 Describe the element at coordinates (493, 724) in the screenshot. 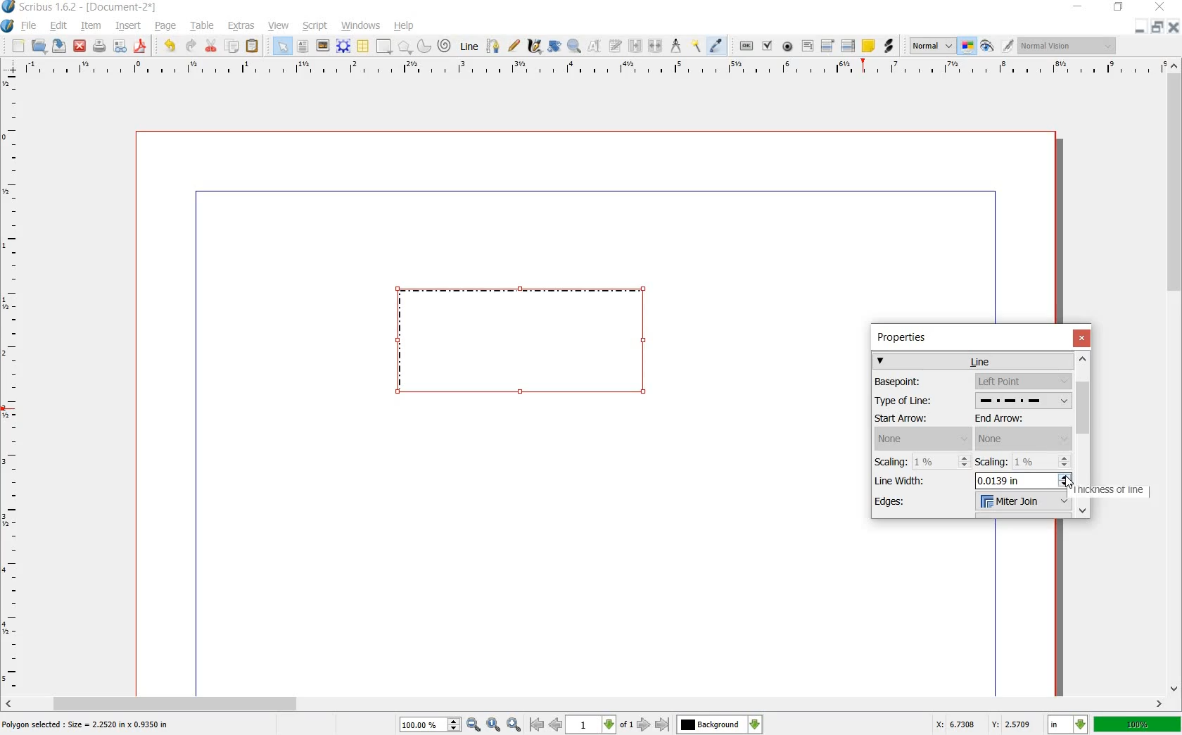

I see `zoom to` at that location.